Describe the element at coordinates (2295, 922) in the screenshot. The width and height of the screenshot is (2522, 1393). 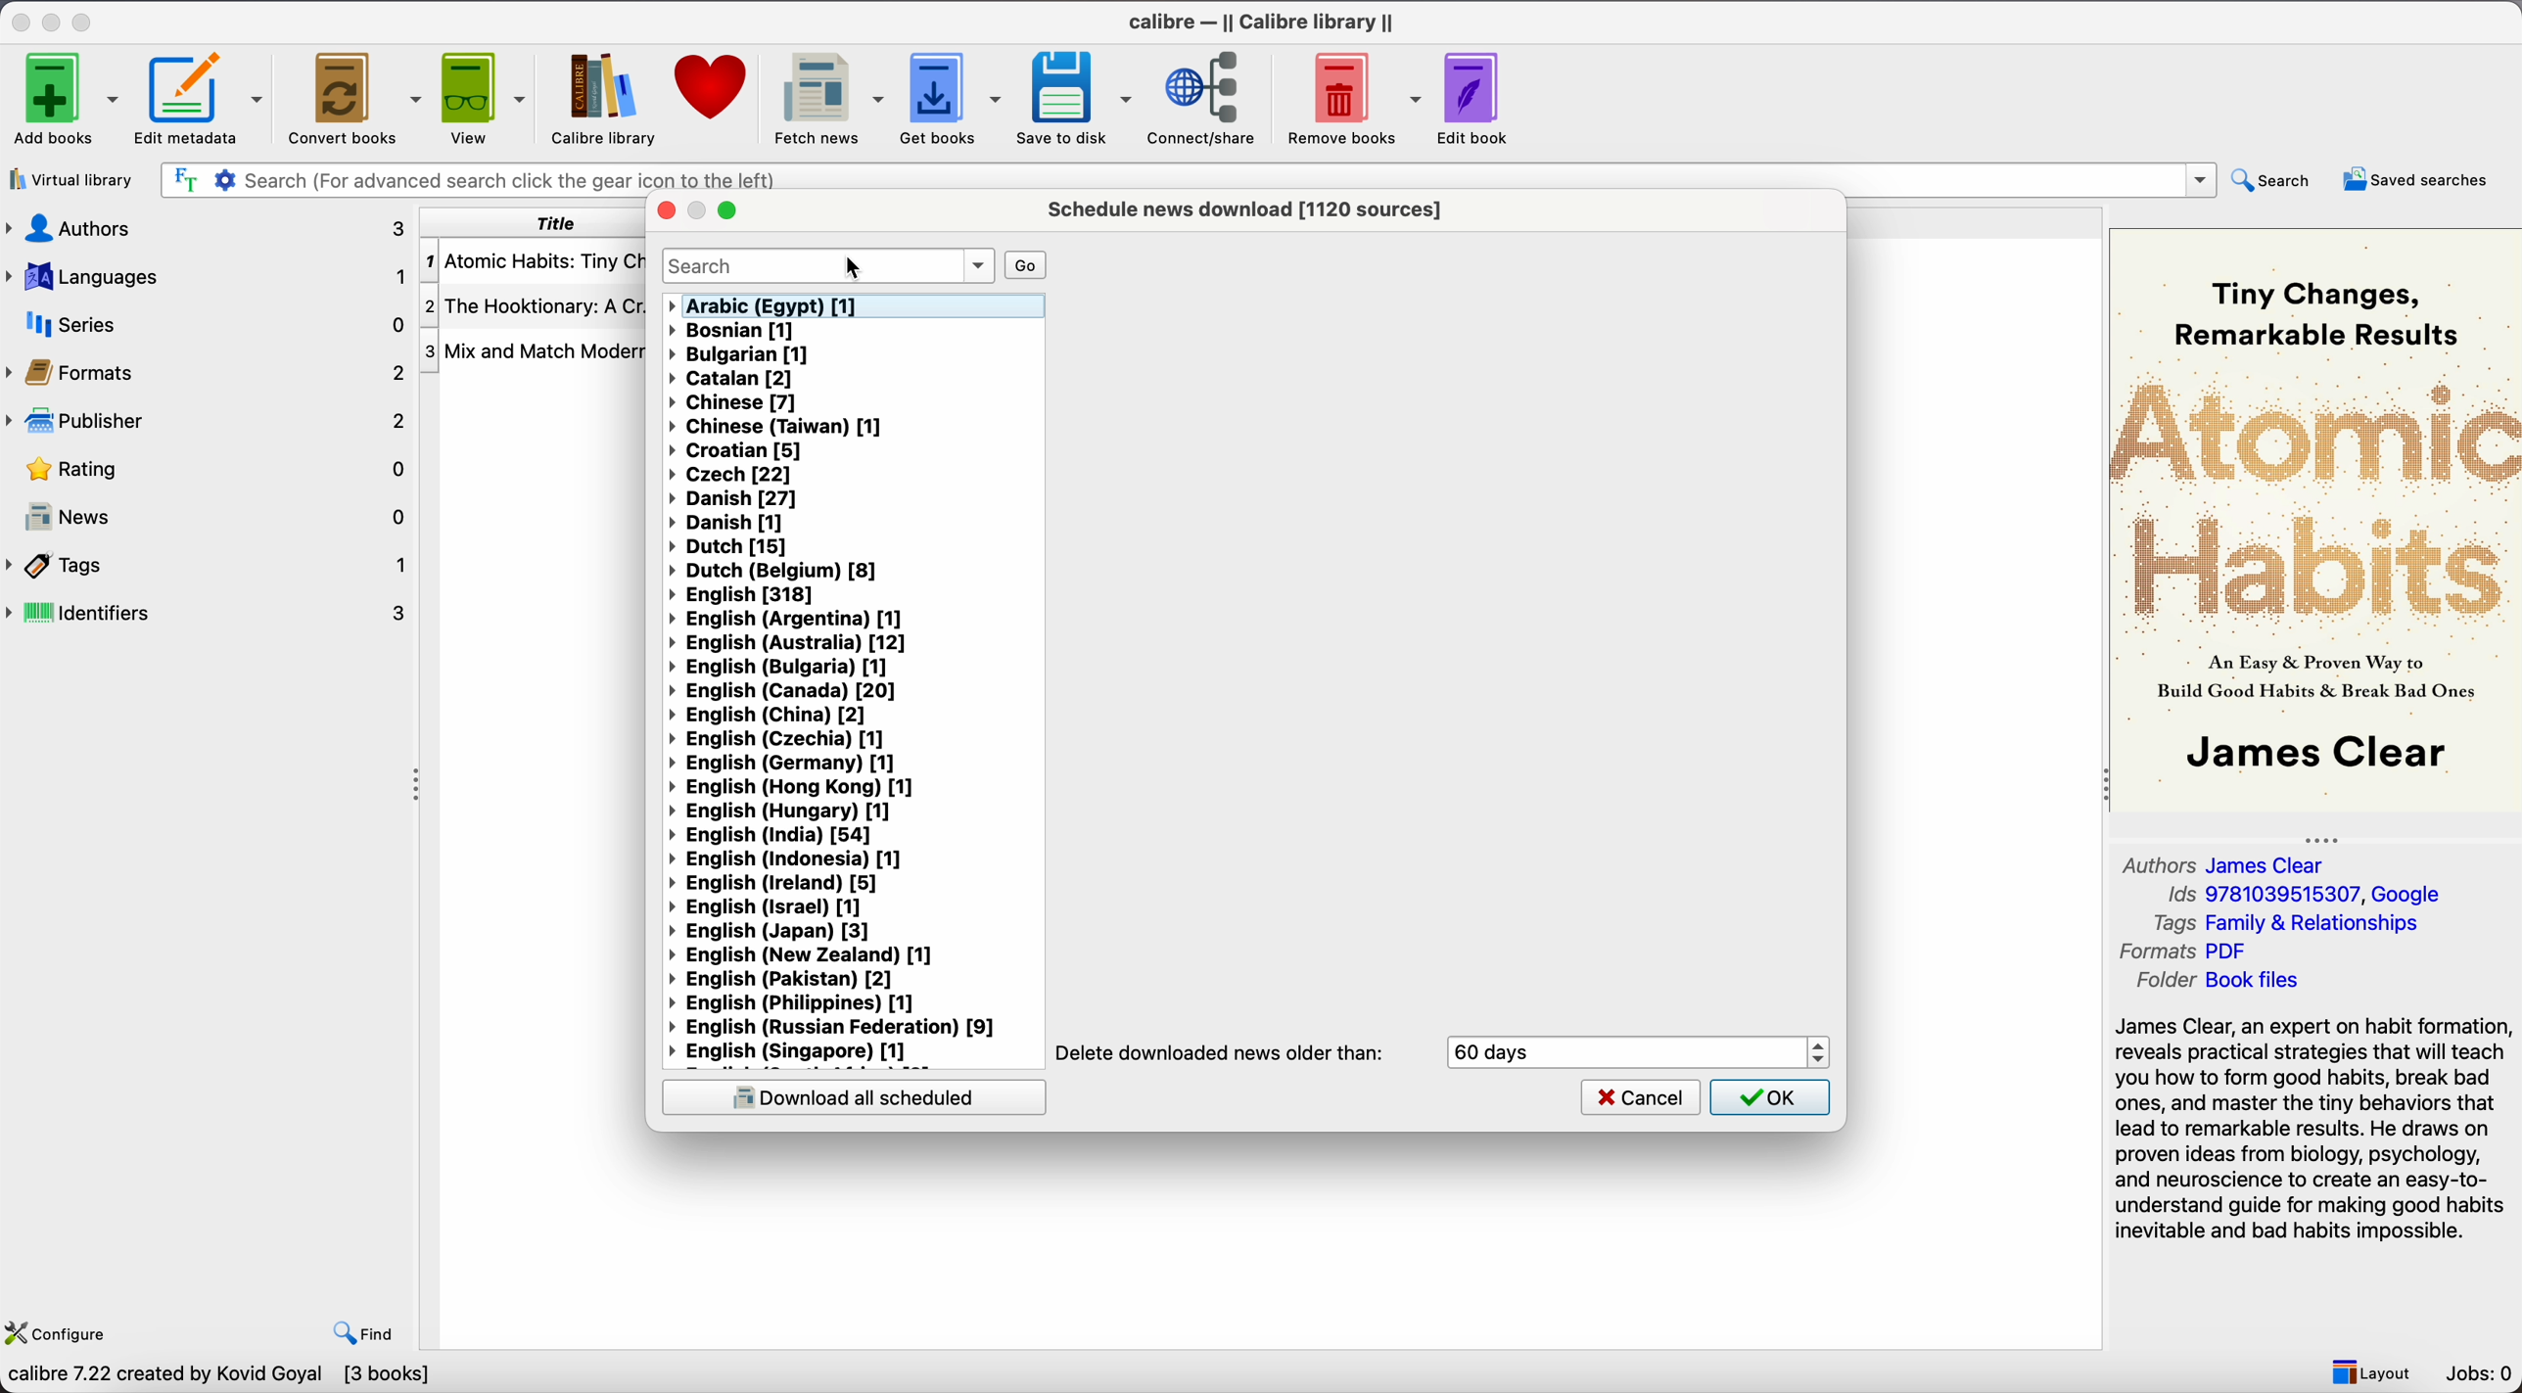
I see `Tags Family & Relationships` at that location.